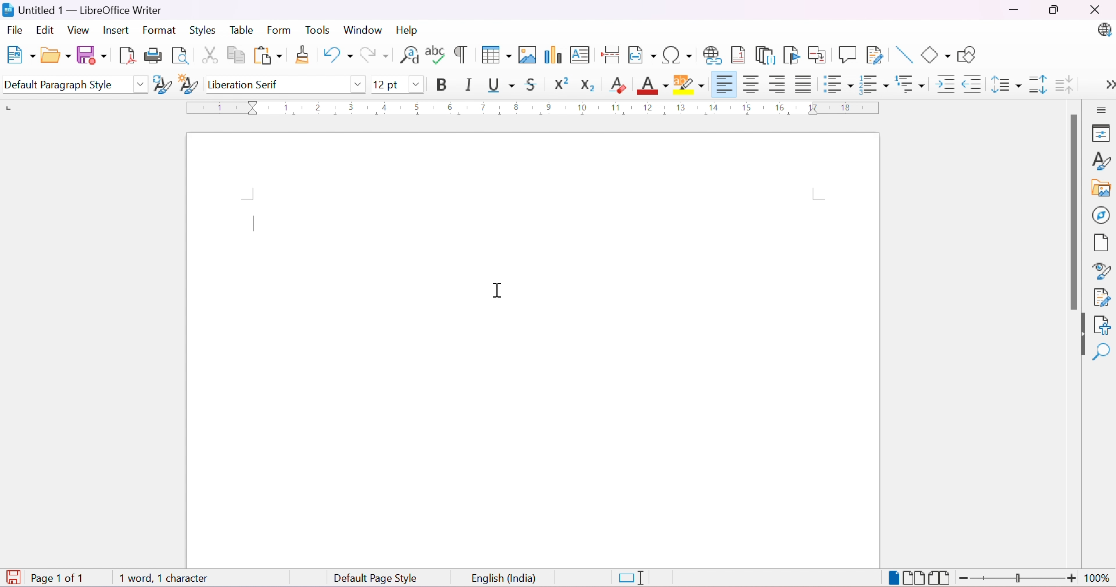  Describe the element at coordinates (60, 579) in the screenshot. I see `Page 1 of 1` at that location.